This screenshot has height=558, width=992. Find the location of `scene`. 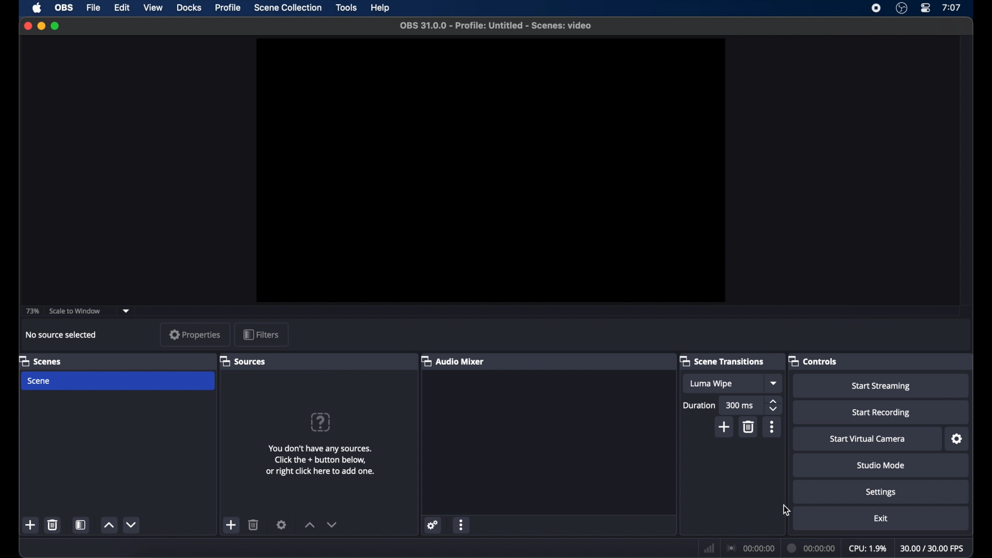

scene is located at coordinates (40, 381).